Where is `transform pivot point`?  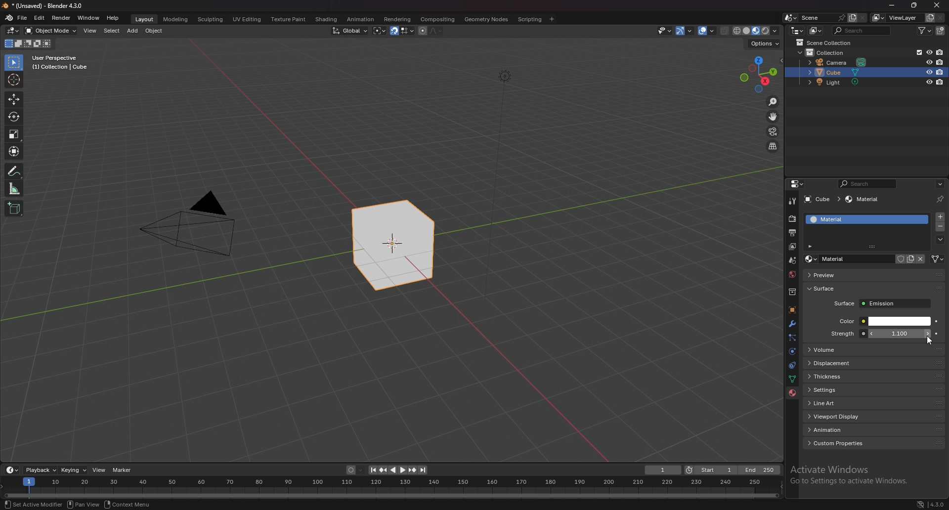 transform pivot point is located at coordinates (380, 31).